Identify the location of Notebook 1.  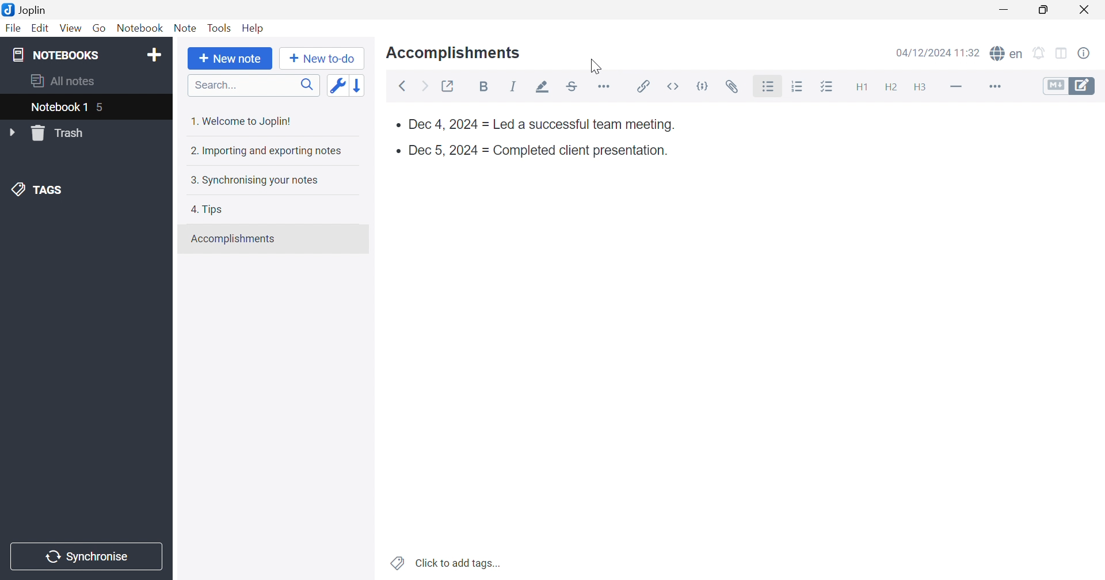
(58, 108).